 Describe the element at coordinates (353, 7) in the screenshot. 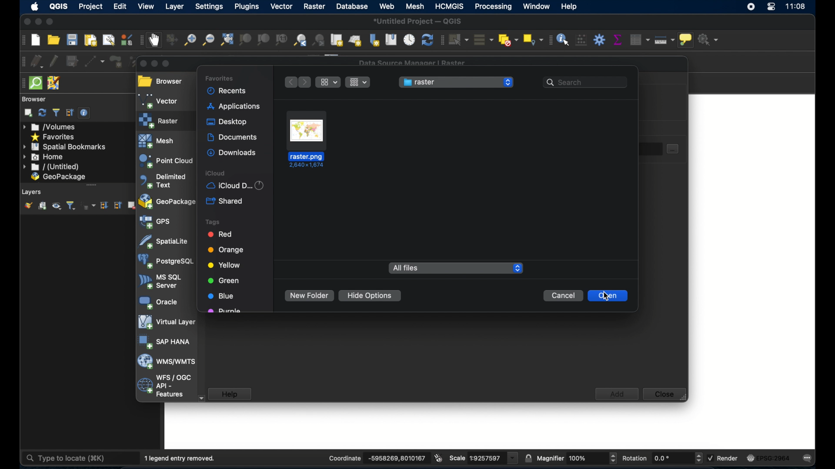

I see `database` at that location.